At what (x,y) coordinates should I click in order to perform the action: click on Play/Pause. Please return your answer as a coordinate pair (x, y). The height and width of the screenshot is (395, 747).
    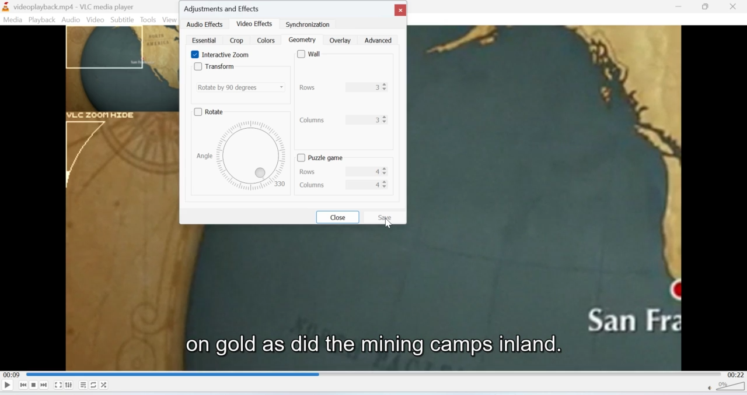
    Looking at the image, I should click on (8, 385).